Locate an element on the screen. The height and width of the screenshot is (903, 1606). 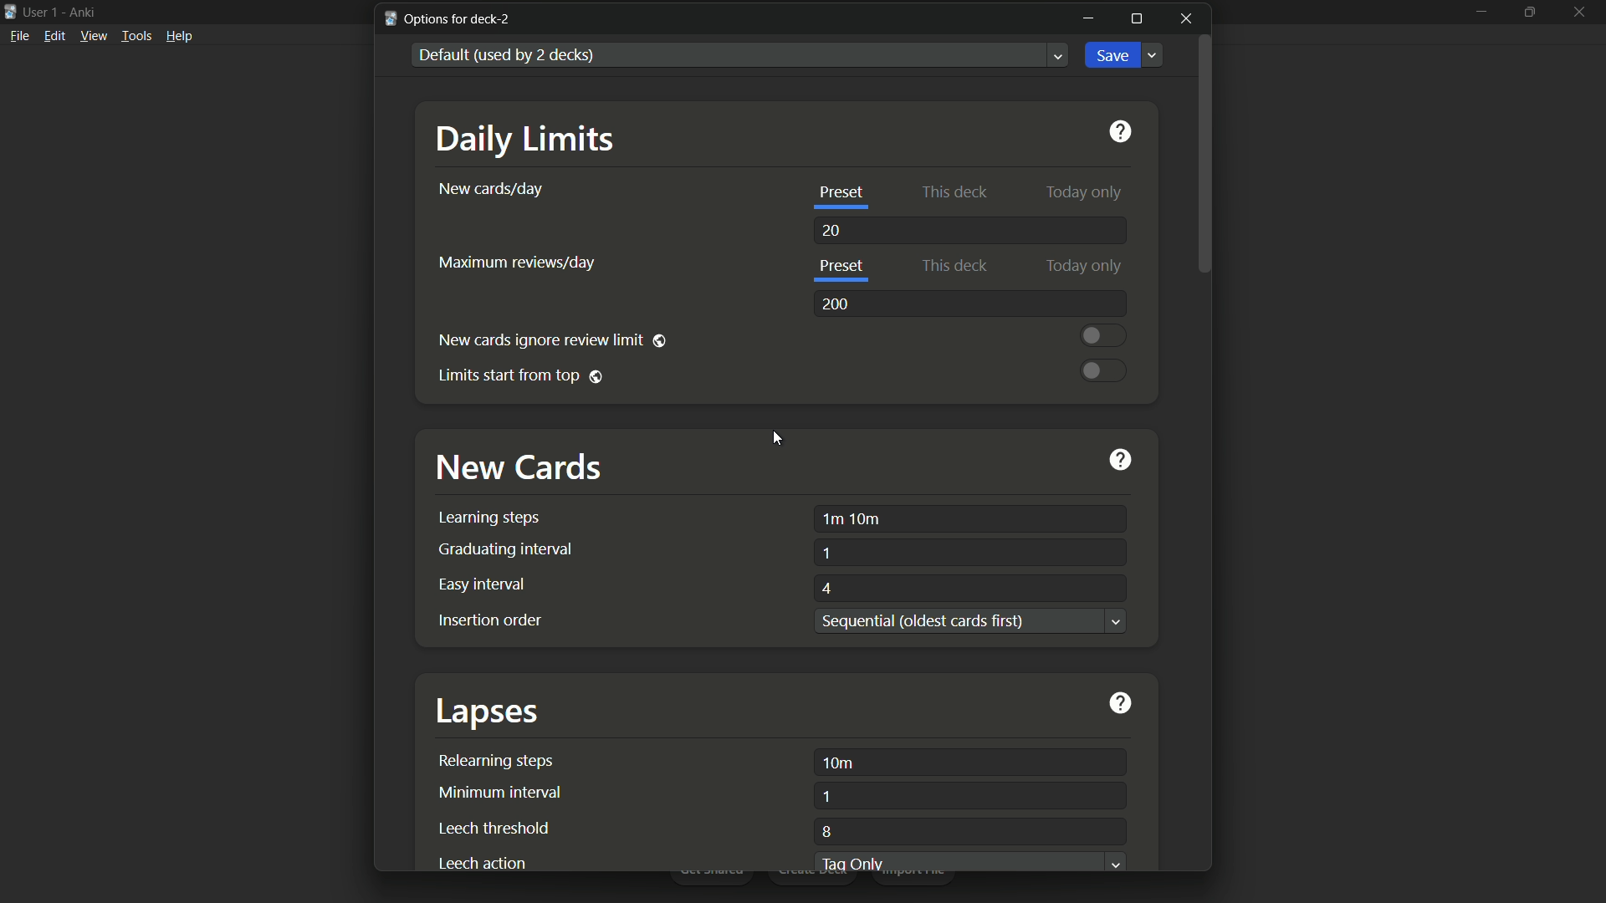
today only is located at coordinates (1082, 264).